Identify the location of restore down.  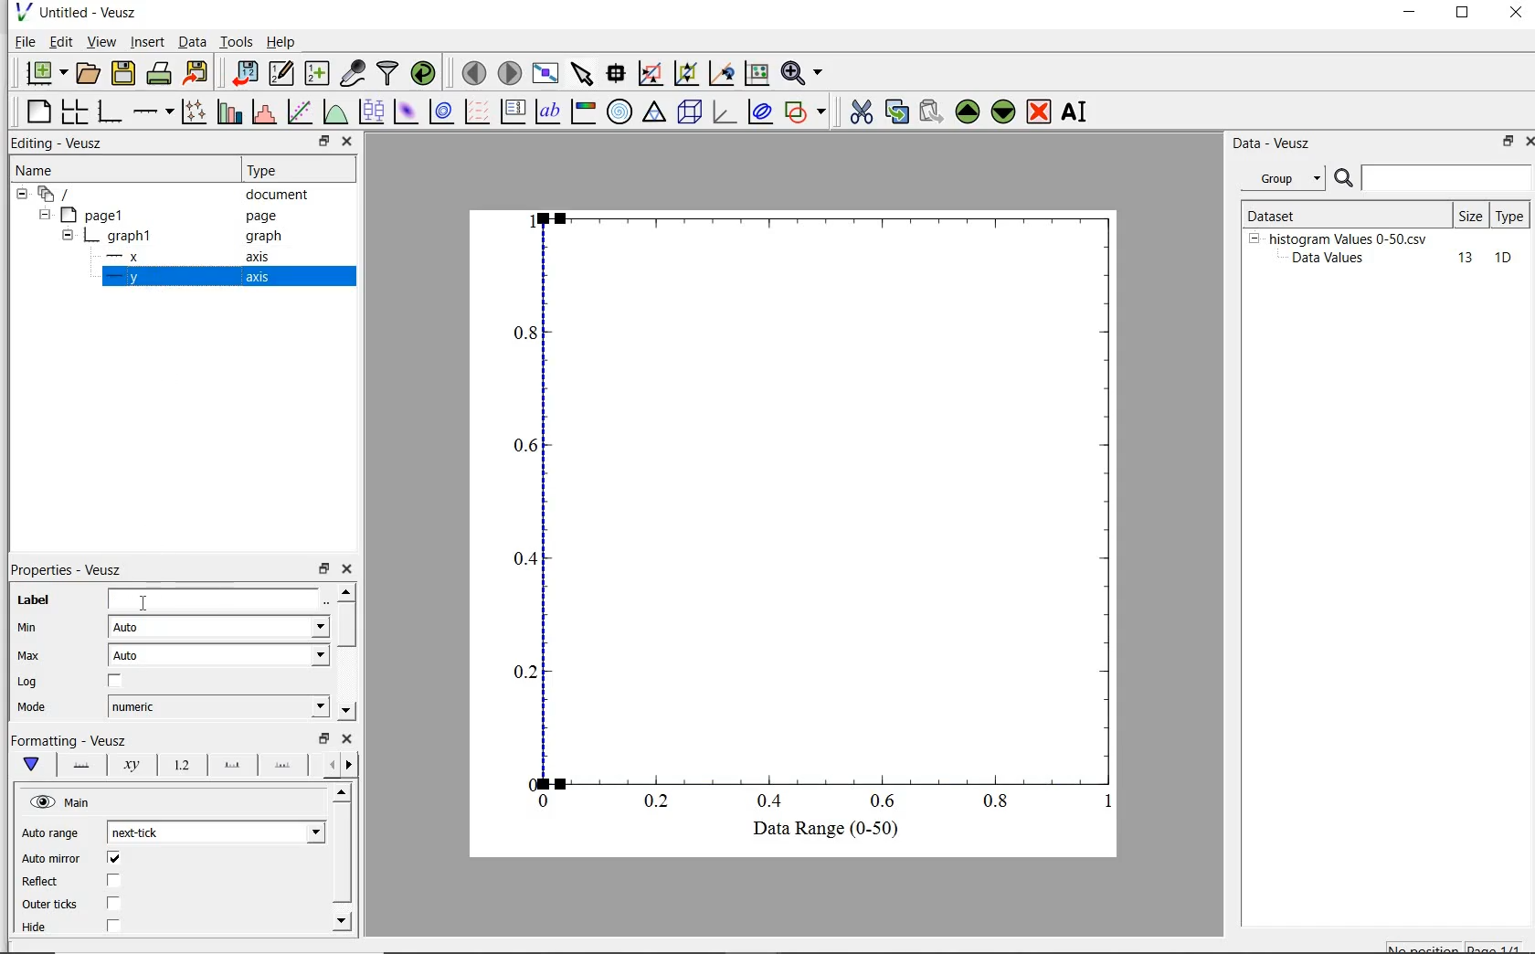
(323, 142).